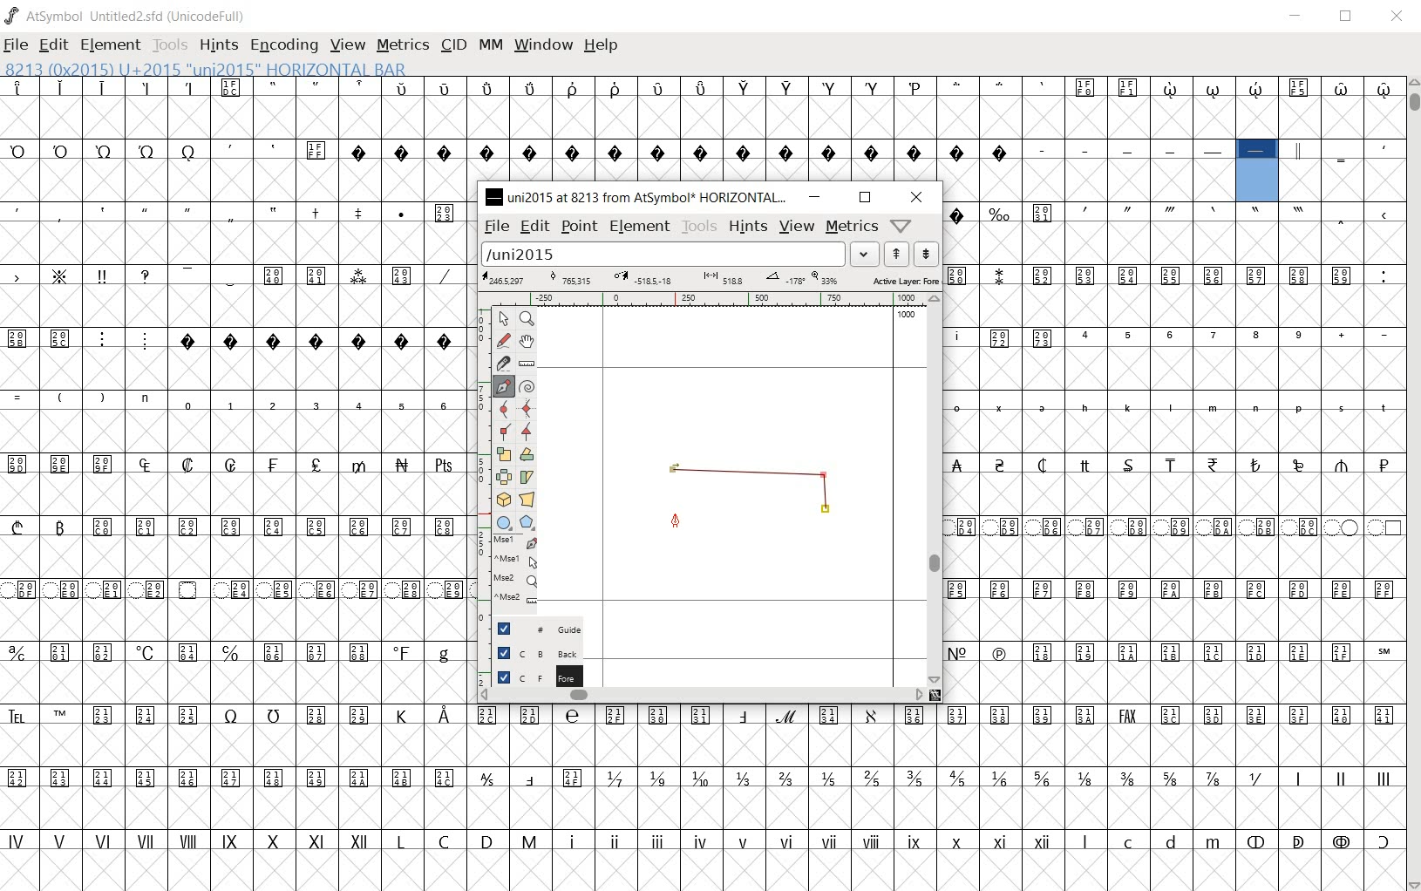 The image size is (1421, 891). I want to click on HELP, so click(603, 44).